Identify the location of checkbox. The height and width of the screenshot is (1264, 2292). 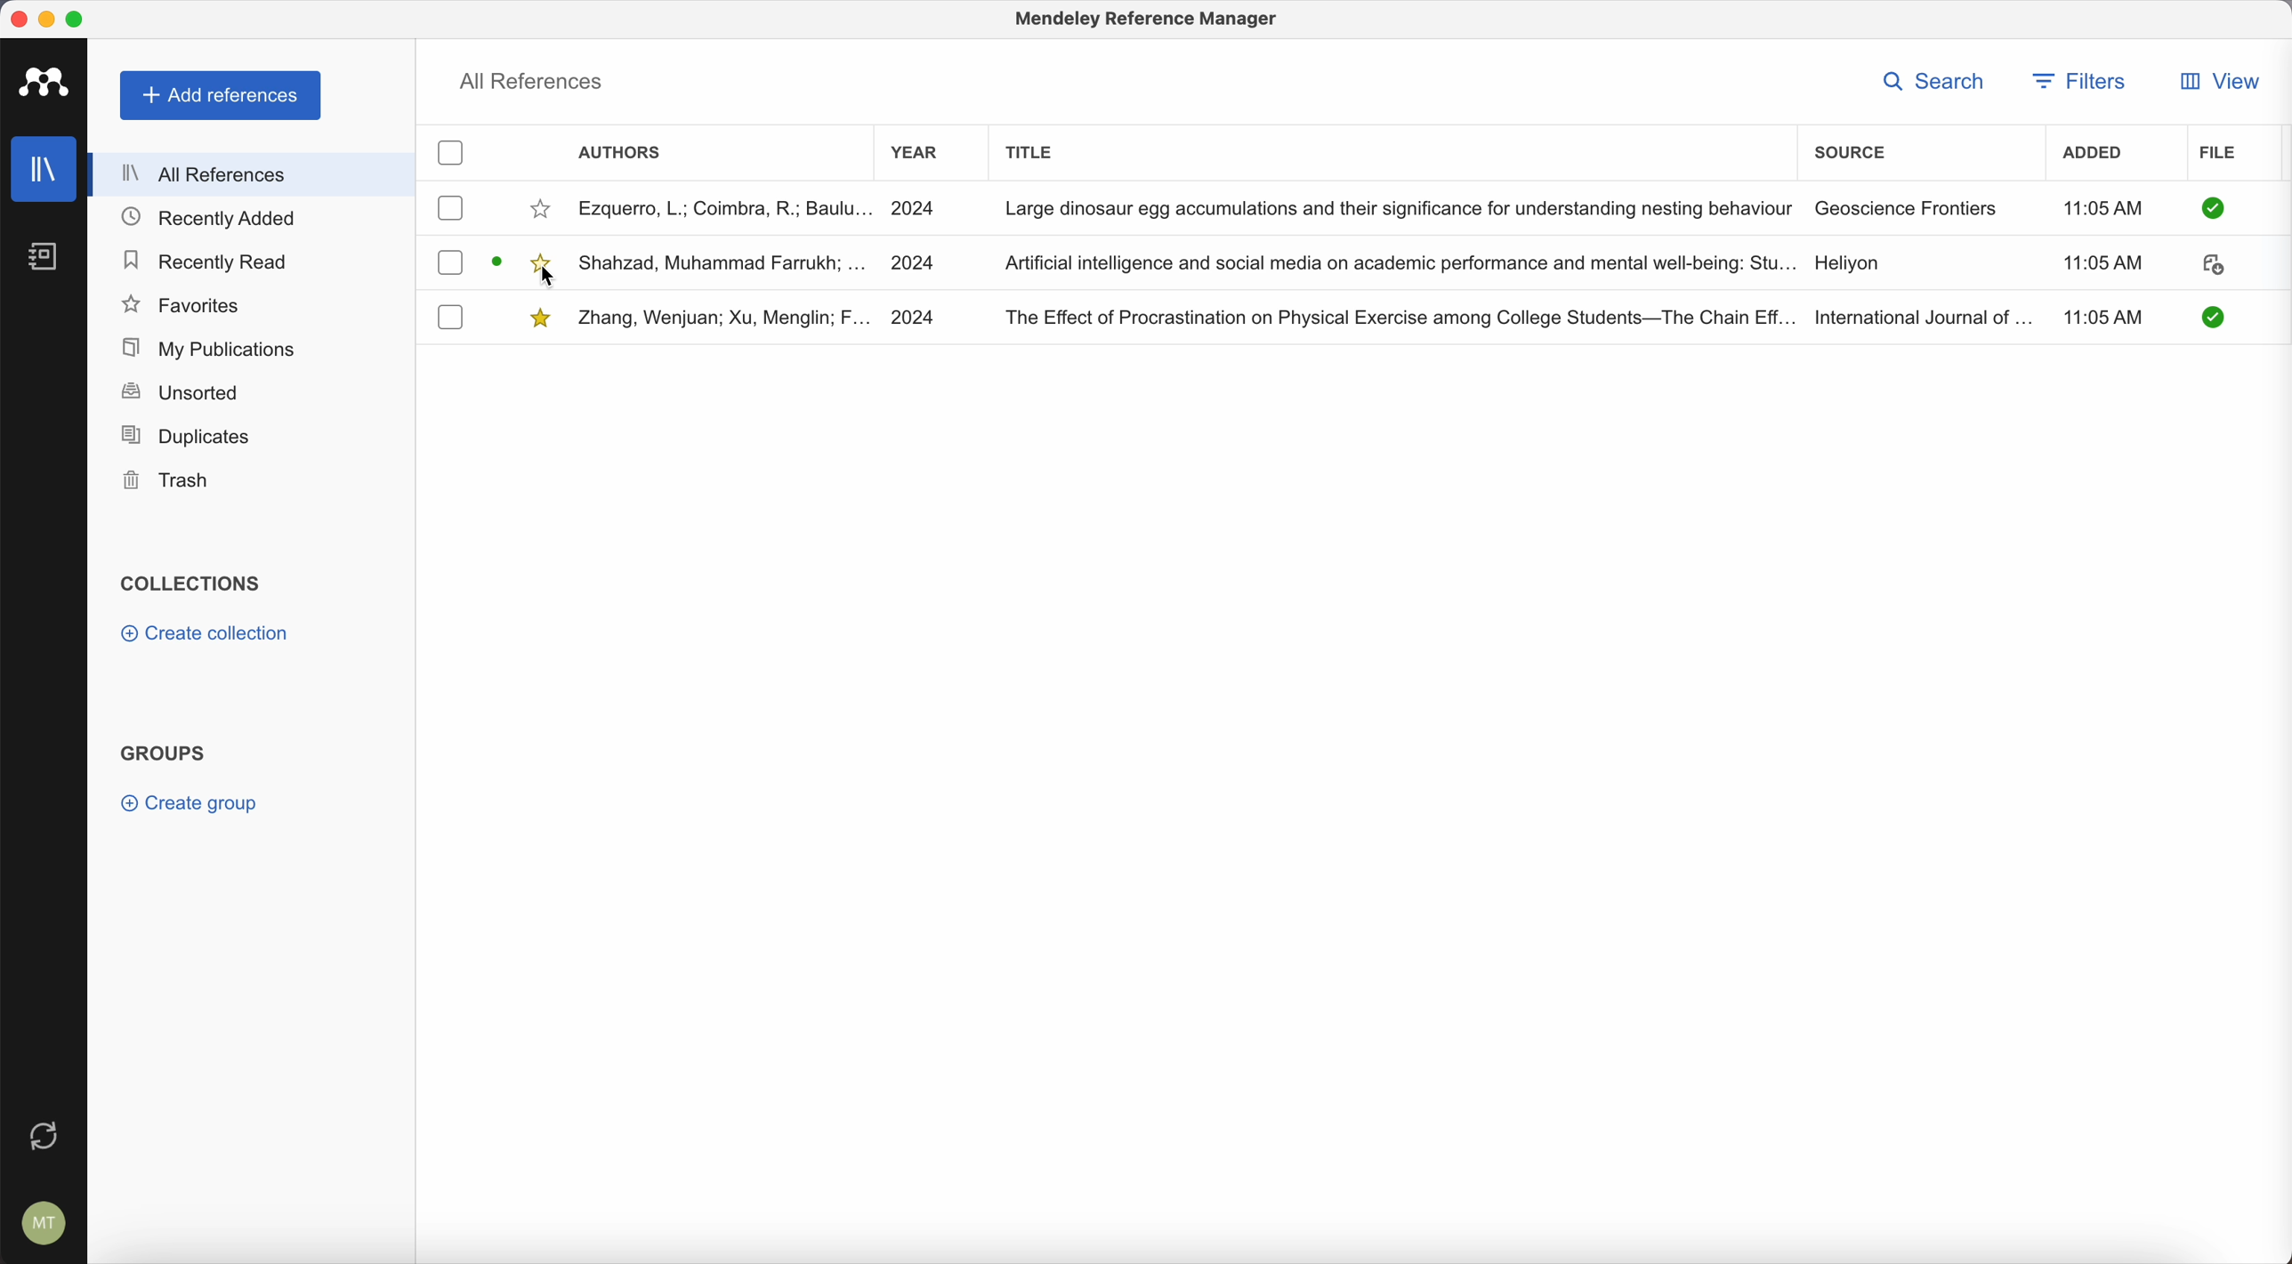
(450, 317).